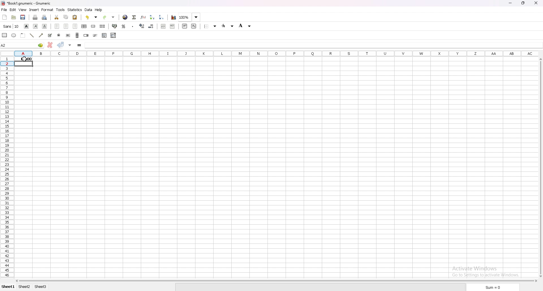 The image size is (543, 291). I want to click on scroll bar, so click(541, 167).